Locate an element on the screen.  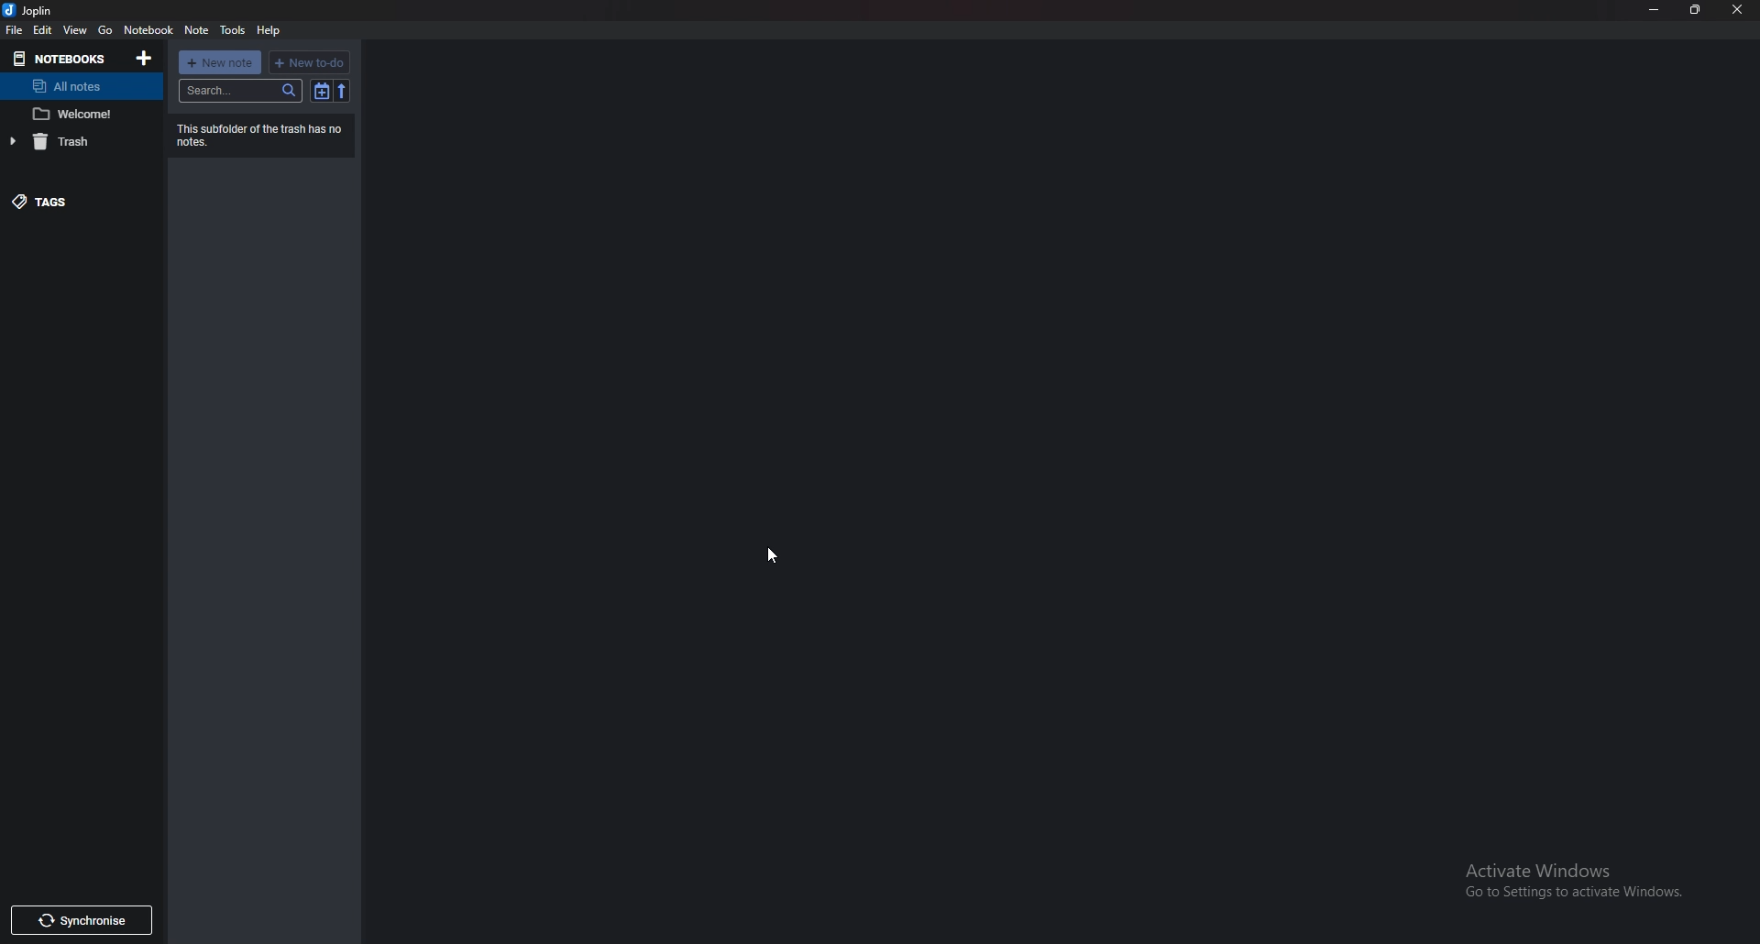
notebook is located at coordinates (149, 29).